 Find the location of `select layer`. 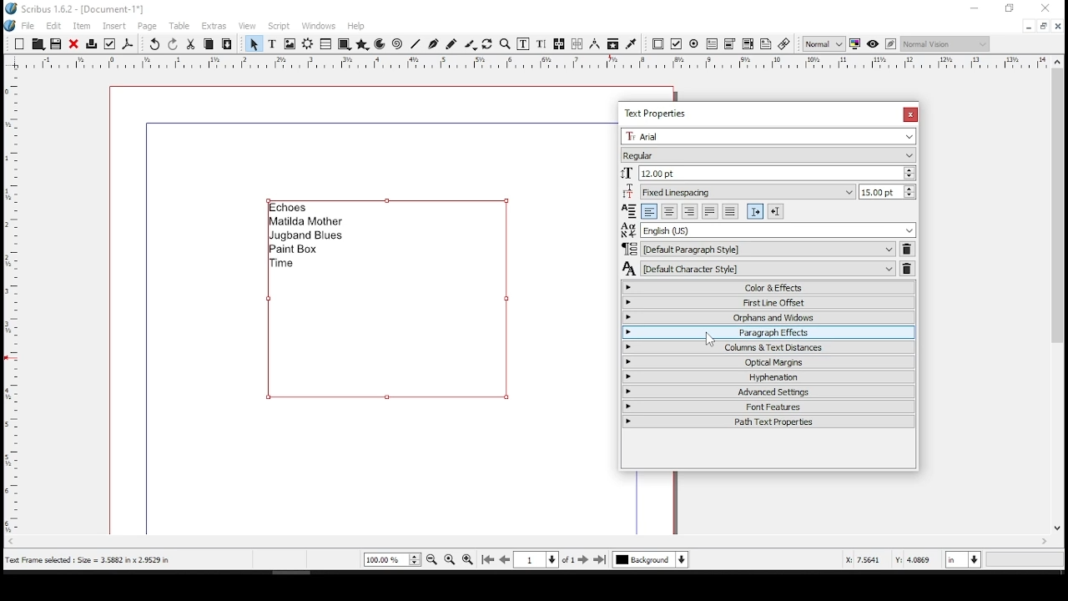

select layer is located at coordinates (651, 559).